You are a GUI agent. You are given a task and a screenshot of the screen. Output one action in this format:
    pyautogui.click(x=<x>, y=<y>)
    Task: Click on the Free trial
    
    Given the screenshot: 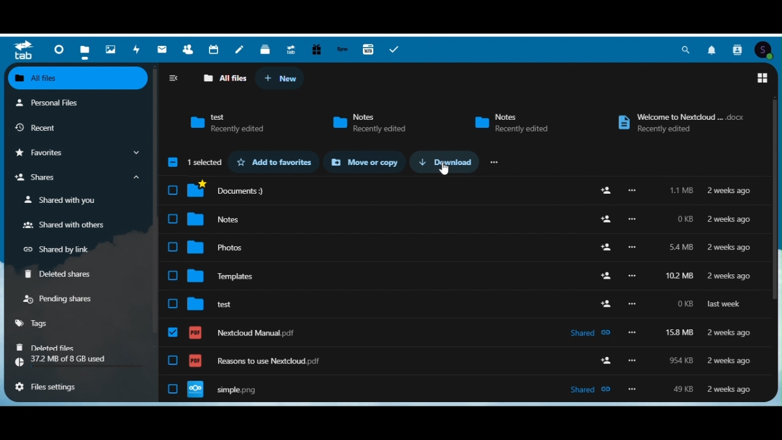 What is the action you would take?
    pyautogui.click(x=315, y=49)
    